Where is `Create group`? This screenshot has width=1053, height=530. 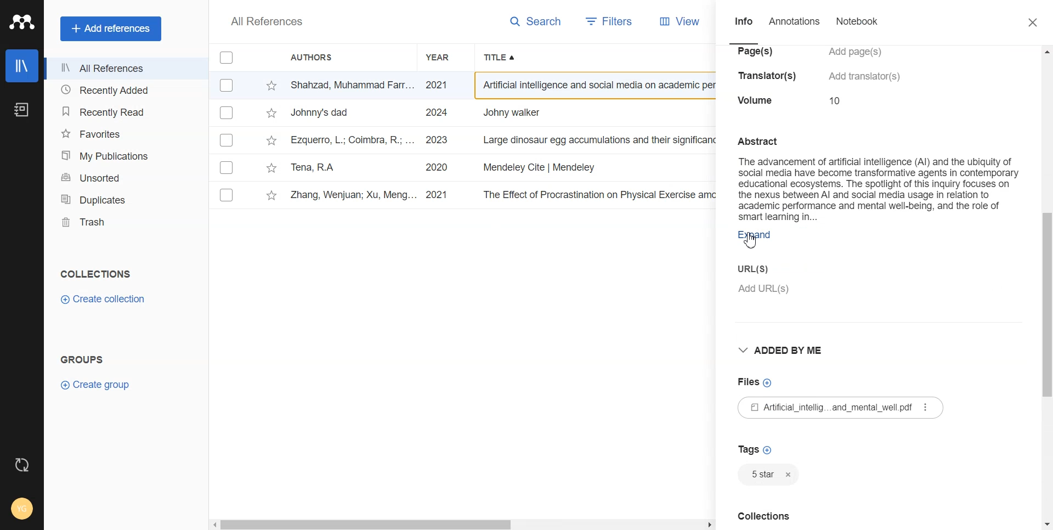
Create group is located at coordinates (97, 385).